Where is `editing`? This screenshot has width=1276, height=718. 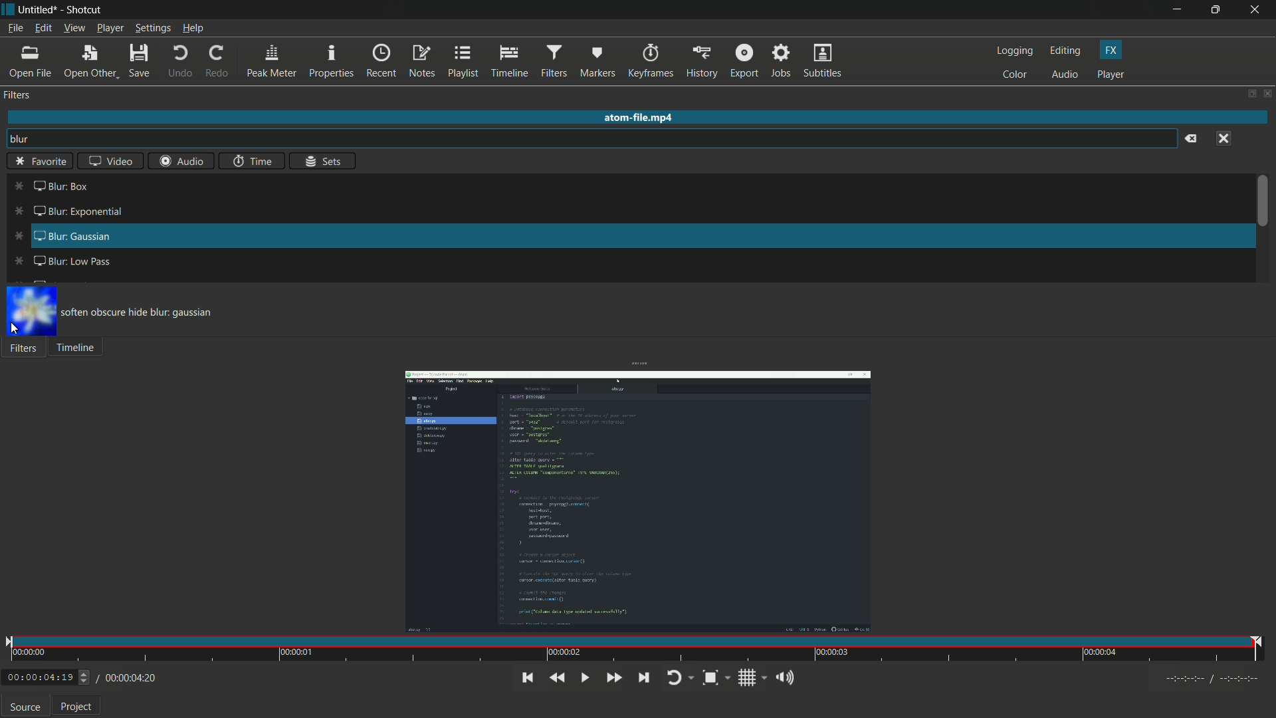 editing is located at coordinates (1068, 51).